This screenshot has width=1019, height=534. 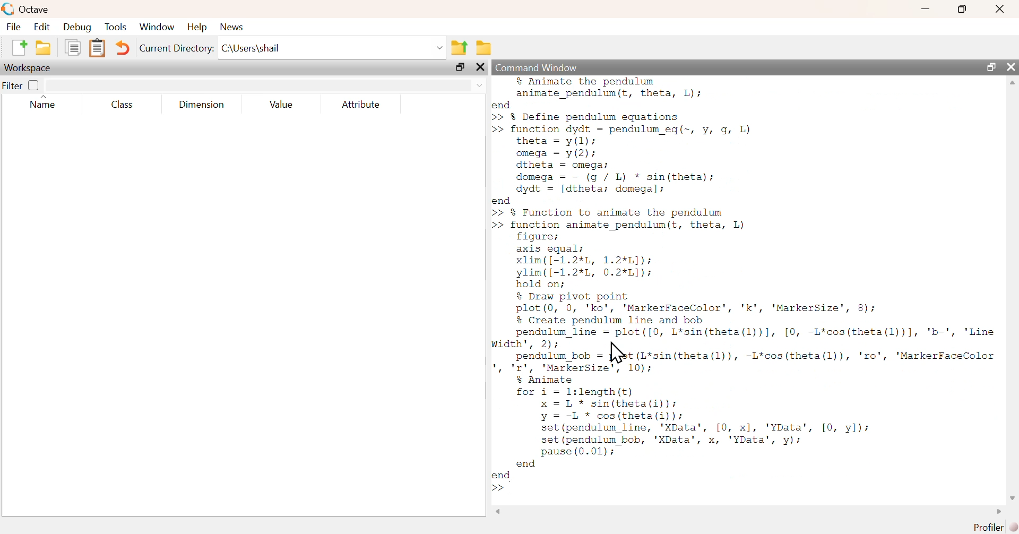 What do you see at coordinates (22, 85) in the screenshot?
I see `Filter` at bounding box center [22, 85].